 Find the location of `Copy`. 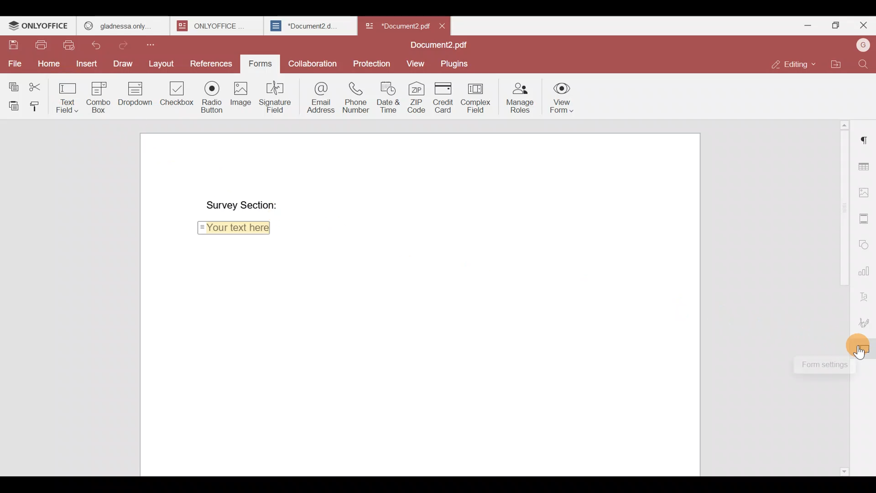

Copy is located at coordinates (13, 83).